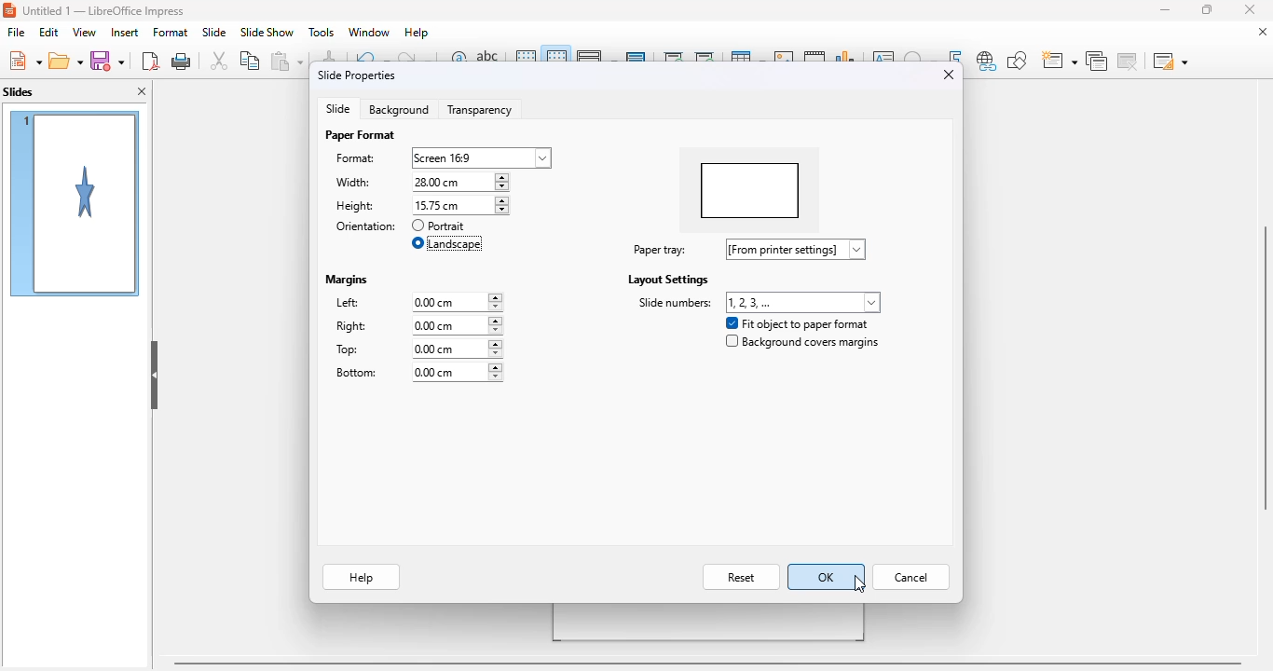 The image size is (1273, 671). What do you see at coordinates (267, 32) in the screenshot?
I see `slide show` at bounding box center [267, 32].